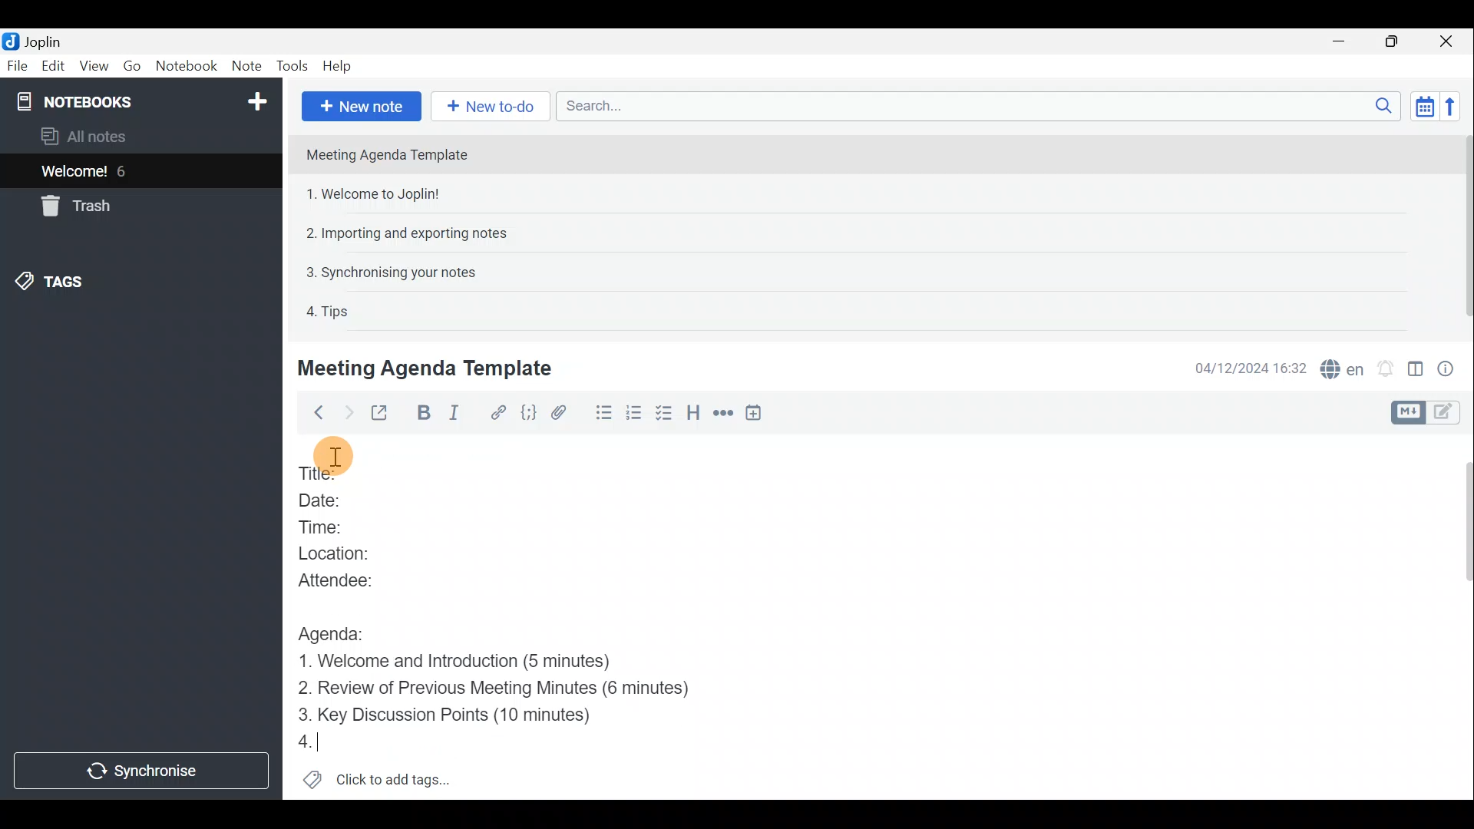 Image resolution: width=1474 pixels, height=829 pixels. Describe the element at coordinates (692, 417) in the screenshot. I see `Heading` at that location.